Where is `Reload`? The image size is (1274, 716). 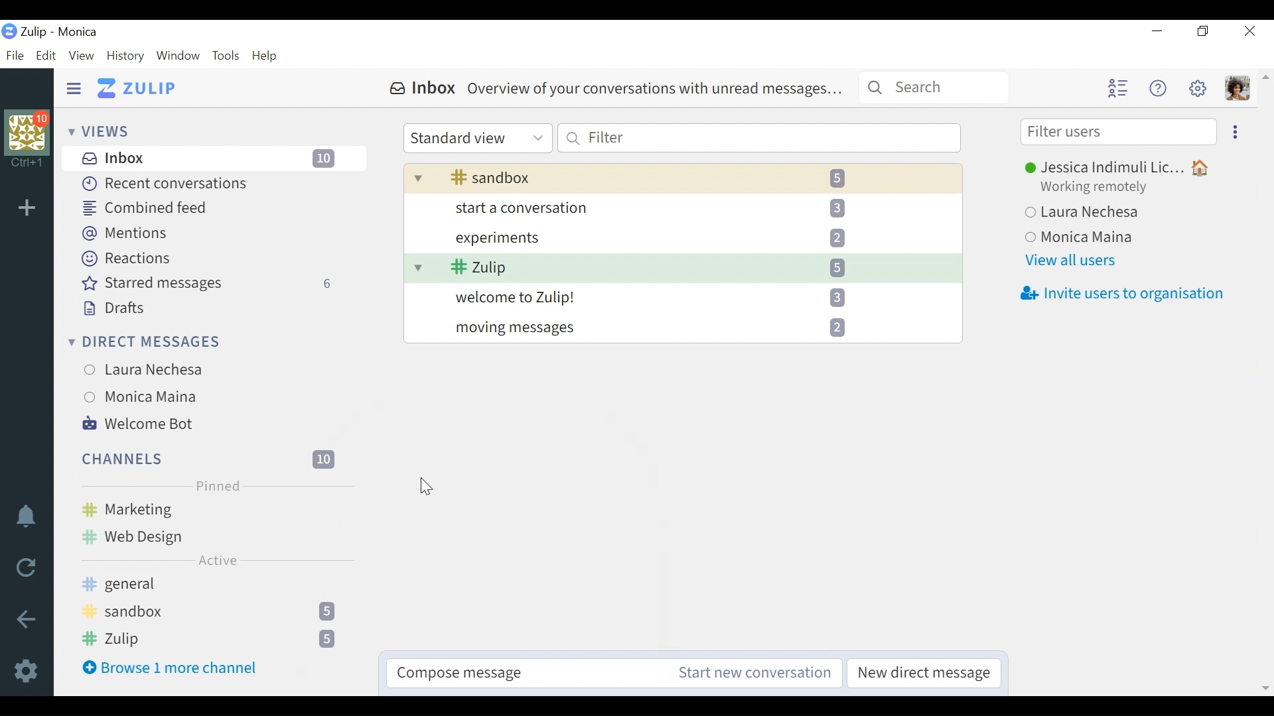 Reload is located at coordinates (31, 569).